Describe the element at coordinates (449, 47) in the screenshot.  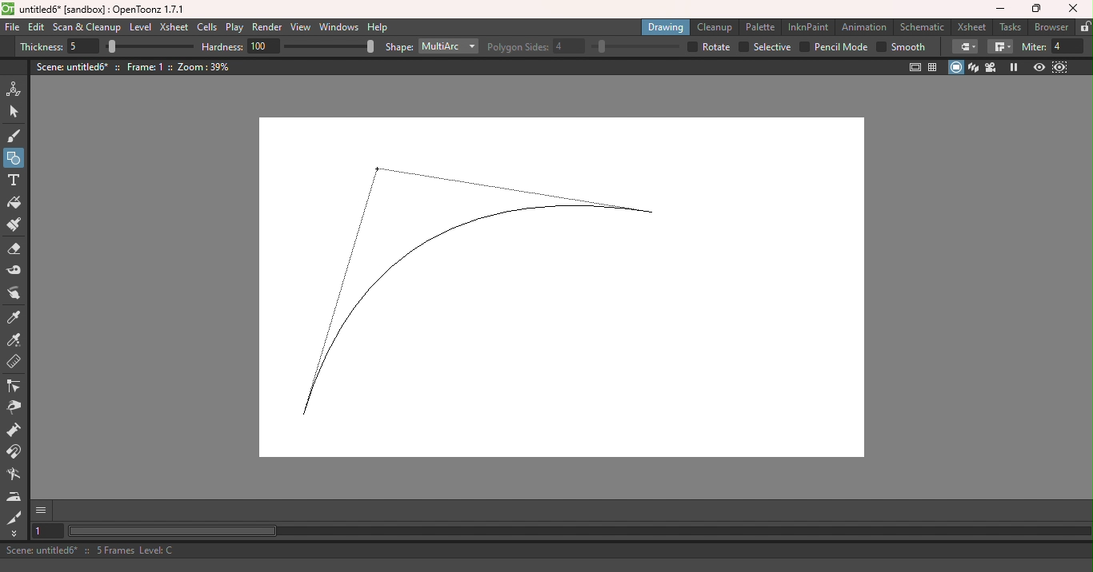
I see `Multiarc` at that location.